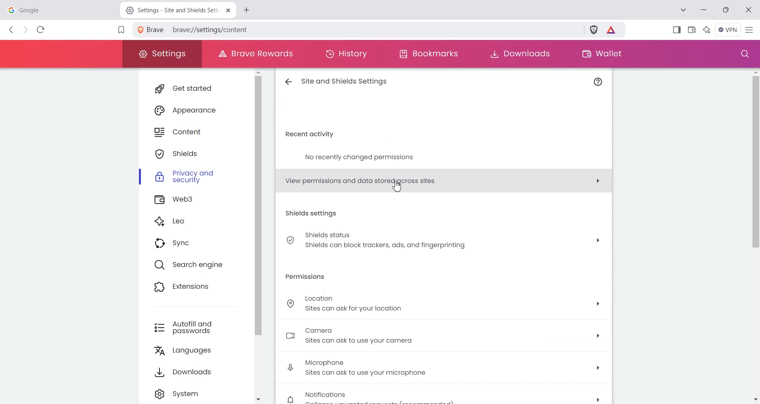 This screenshot has height=404, width=760. Describe the element at coordinates (195, 109) in the screenshot. I see `Appearance` at that location.